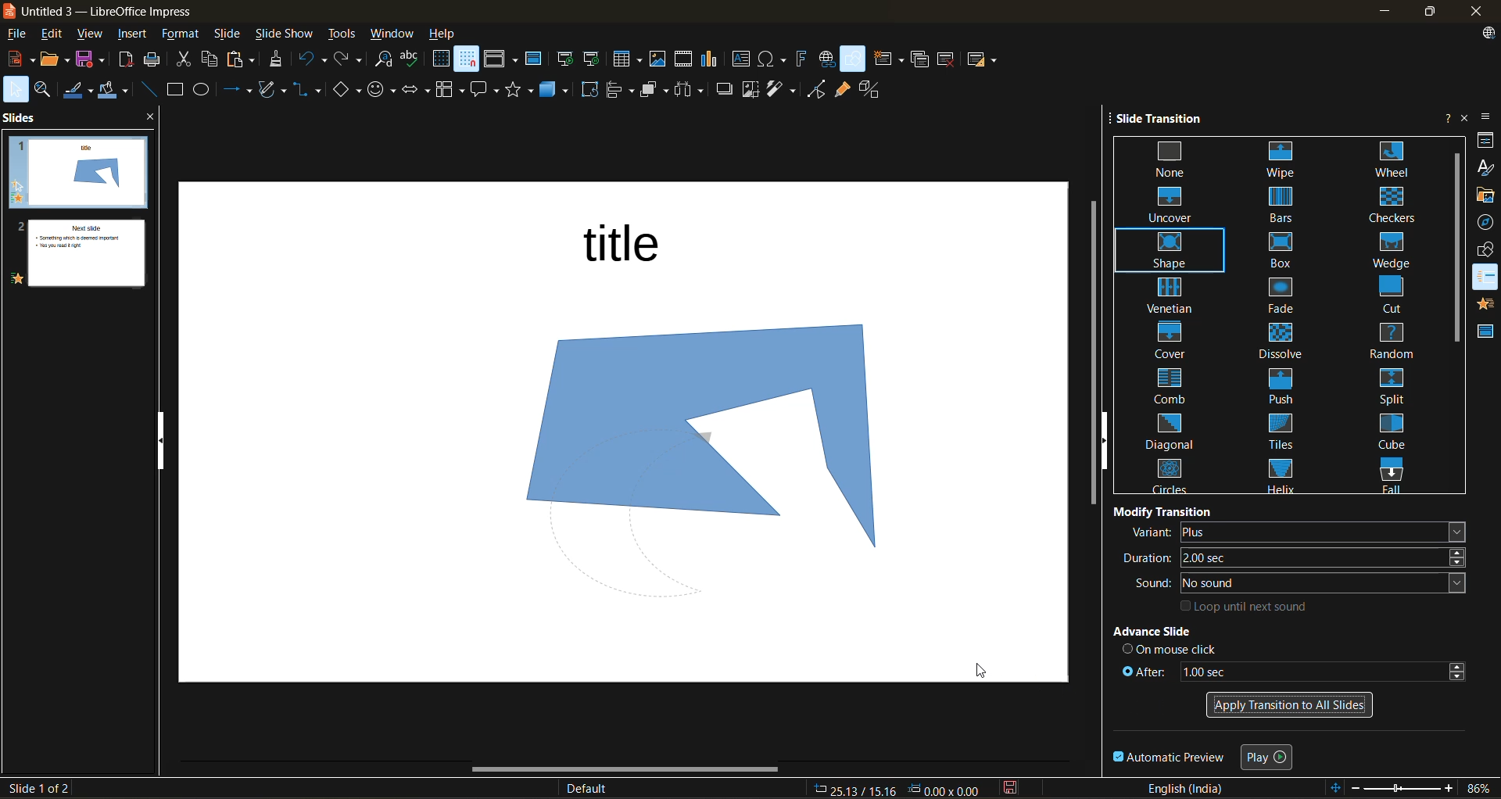  I want to click on insert text box, so click(745, 60).